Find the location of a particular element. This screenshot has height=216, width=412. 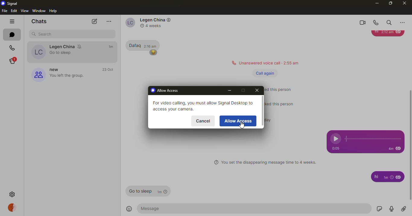

maximize is located at coordinates (242, 91).